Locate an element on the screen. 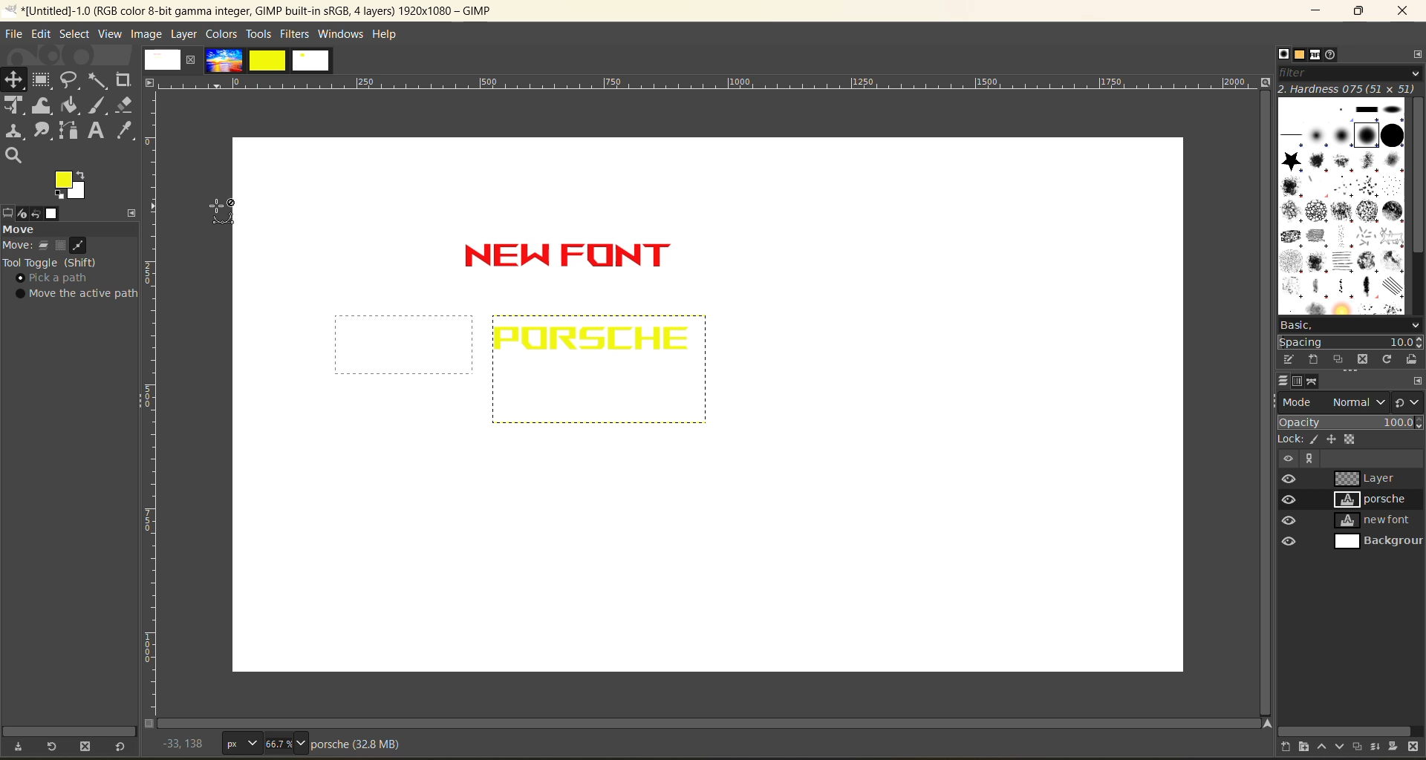 This screenshot has height=760, width=1426. opacity is located at coordinates (1349, 422).